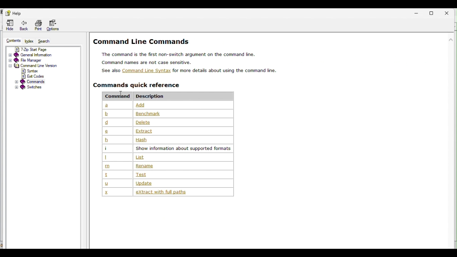 Image resolution: width=457 pixels, height=257 pixels. What do you see at coordinates (39, 25) in the screenshot?
I see `Print` at bounding box center [39, 25].